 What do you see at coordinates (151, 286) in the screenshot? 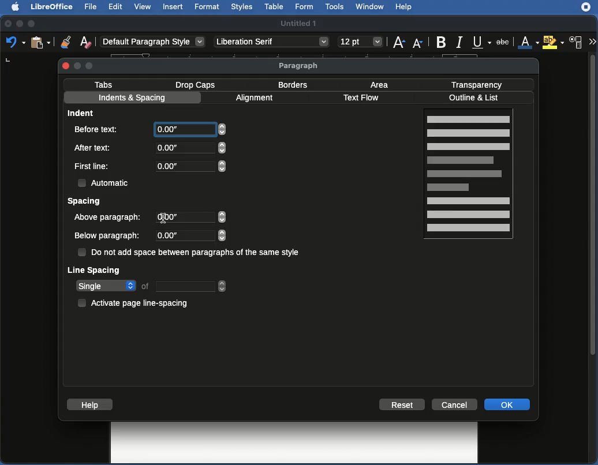
I see `Single` at bounding box center [151, 286].